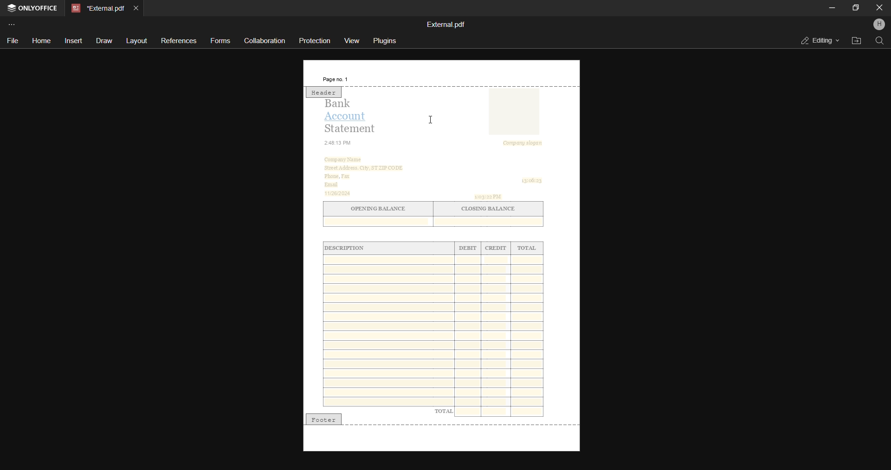 The width and height of the screenshot is (891, 470). Describe the element at coordinates (40, 41) in the screenshot. I see `home` at that location.